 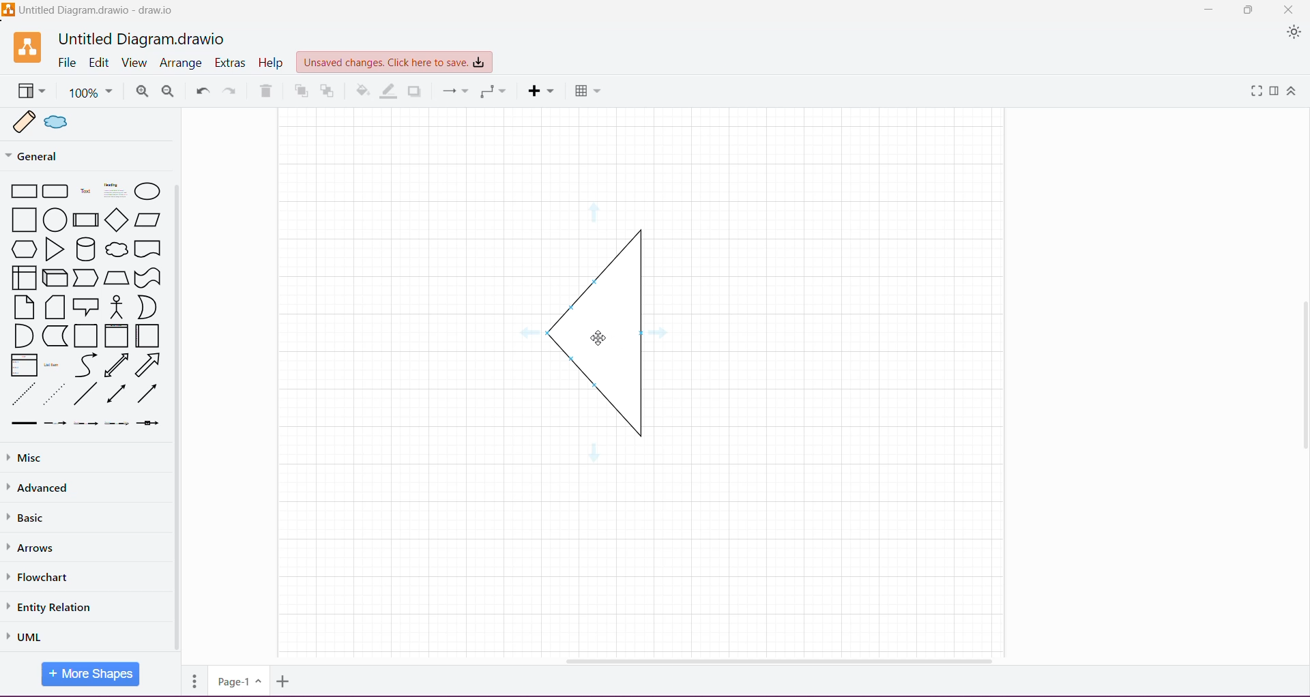 I want to click on Zoom In, so click(x=142, y=91).